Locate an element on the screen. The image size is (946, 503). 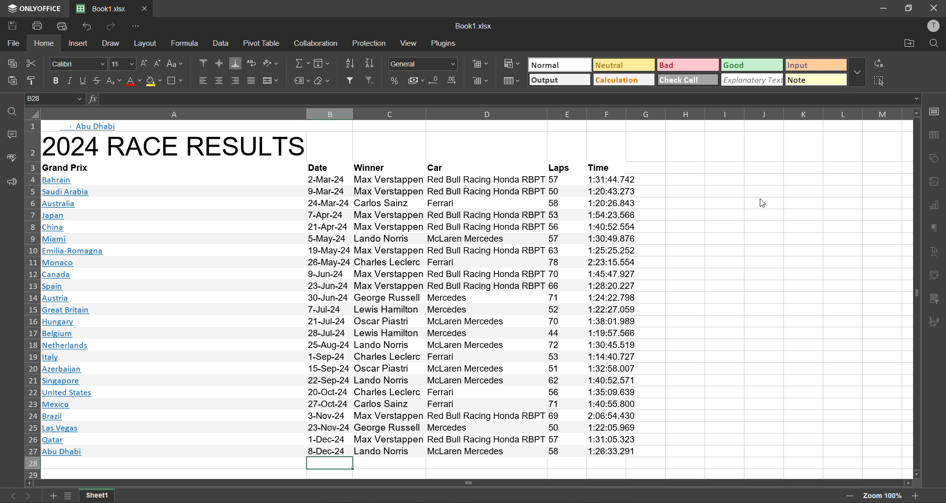
find is located at coordinates (935, 43).